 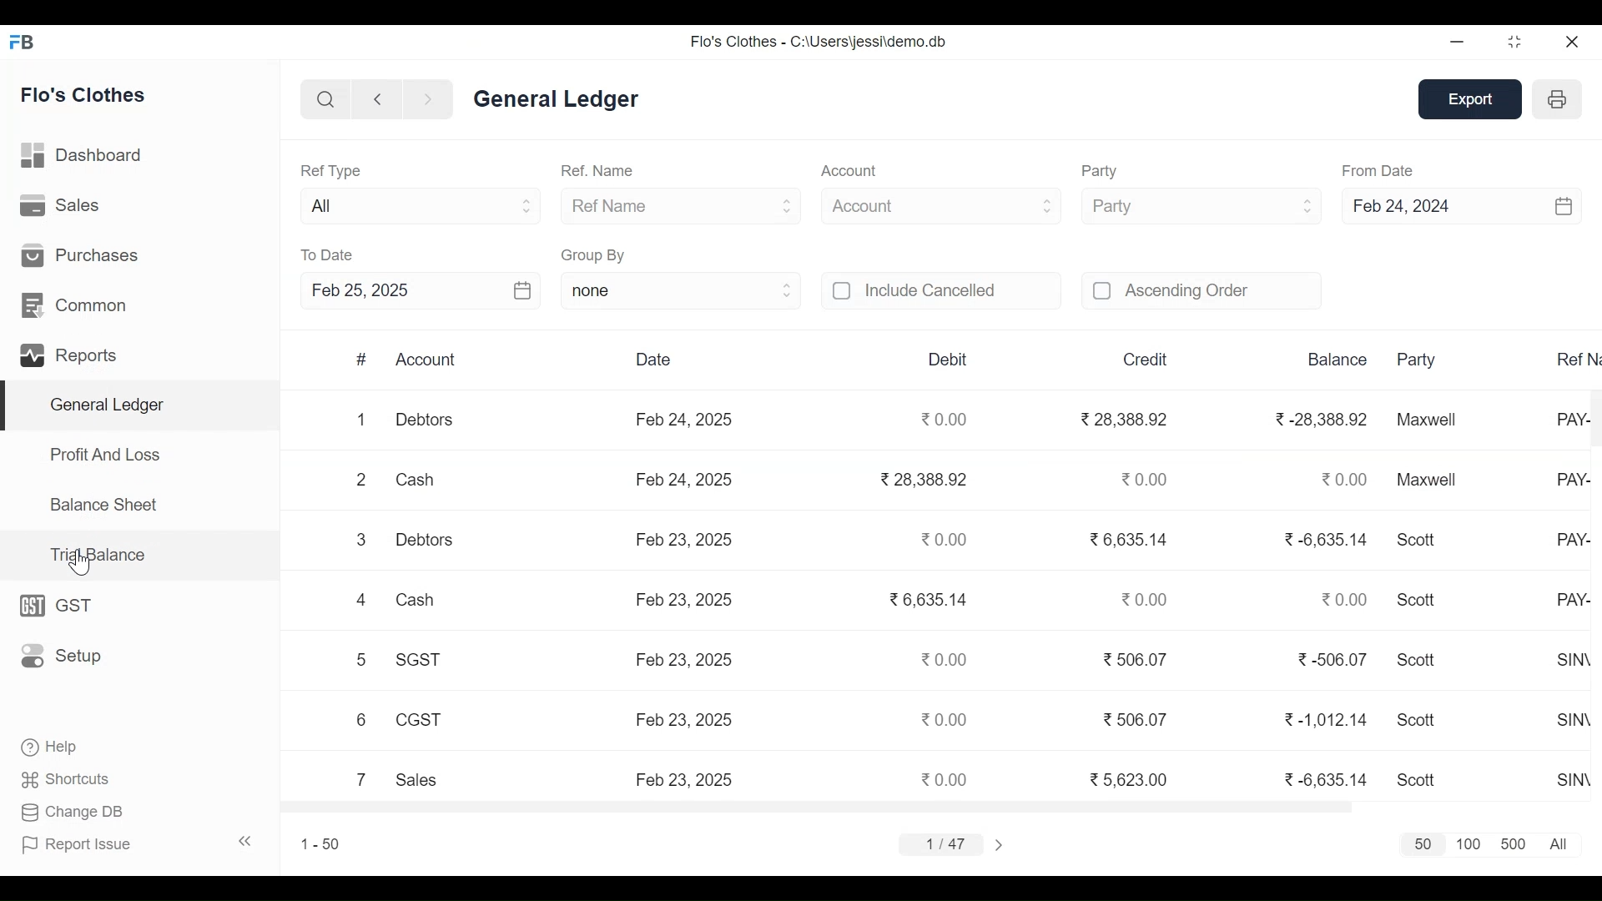 What do you see at coordinates (63, 205) in the screenshot?
I see `Sales` at bounding box center [63, 205].